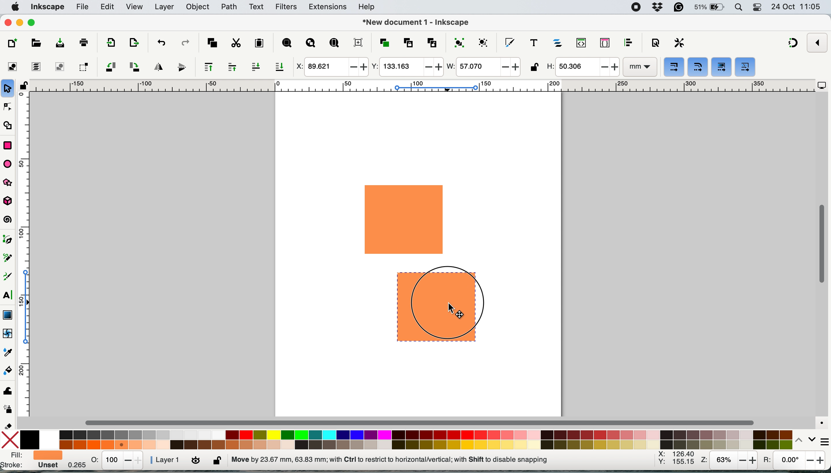 The width and height of the screenshot is (831, 473). I want to click on 0.265, so click(72, 466).